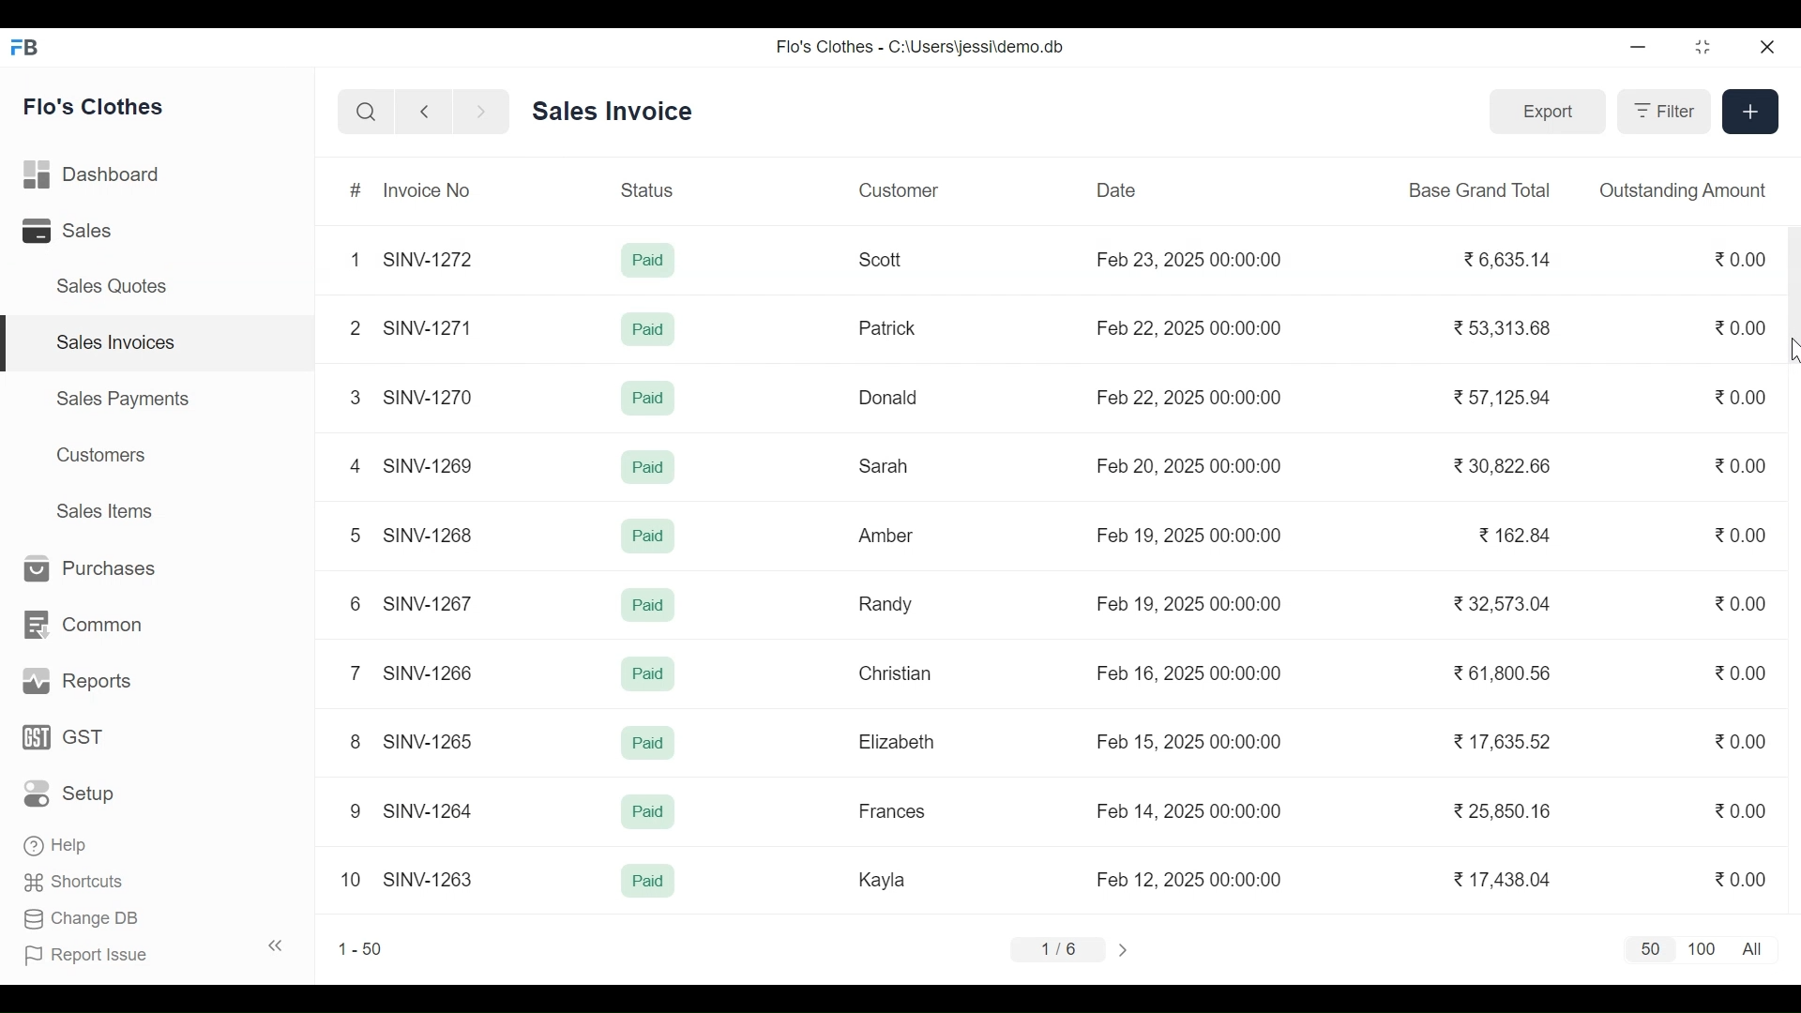  Describe the element at coordinates (1646, 950) in the screenshot. I see `50` at that location.